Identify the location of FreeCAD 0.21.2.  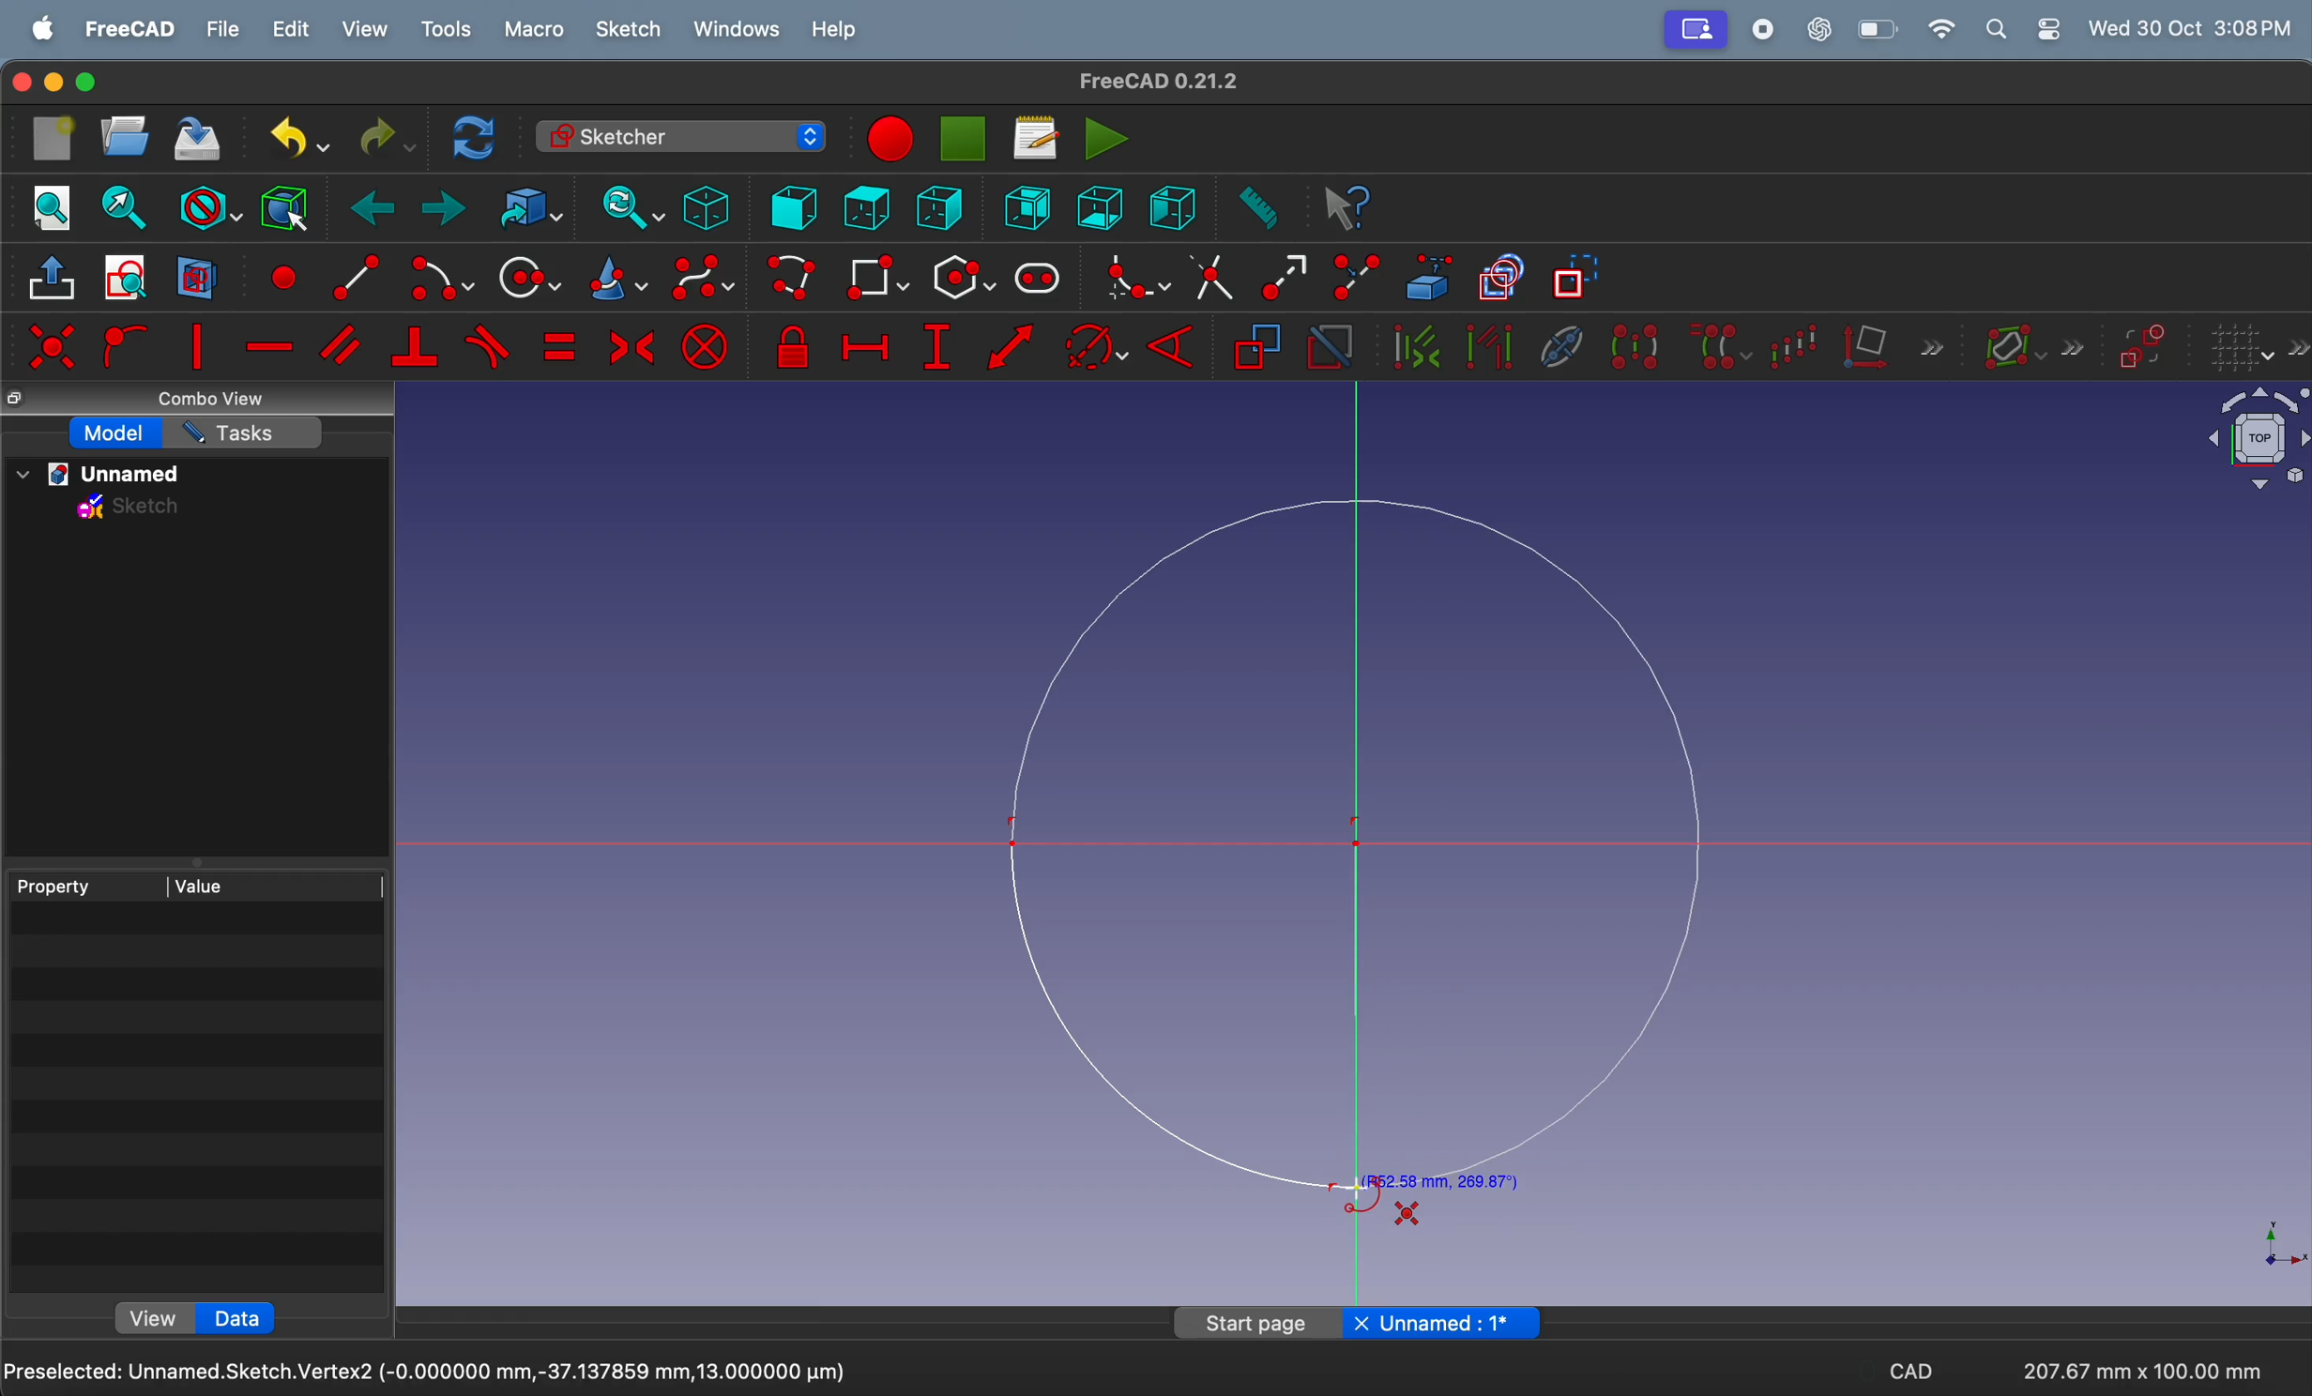
(1159, 80).